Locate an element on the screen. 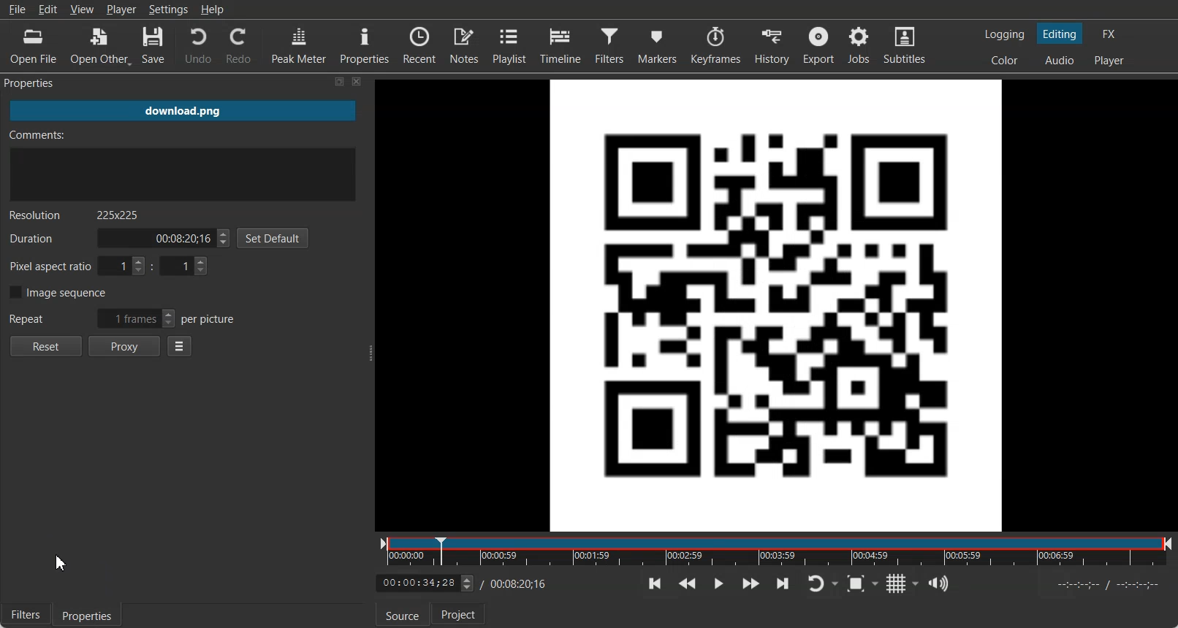 Image resolution: width=1178 pixels, height=628 pixels. Play quickly backward is located at coordinates (688, 583).